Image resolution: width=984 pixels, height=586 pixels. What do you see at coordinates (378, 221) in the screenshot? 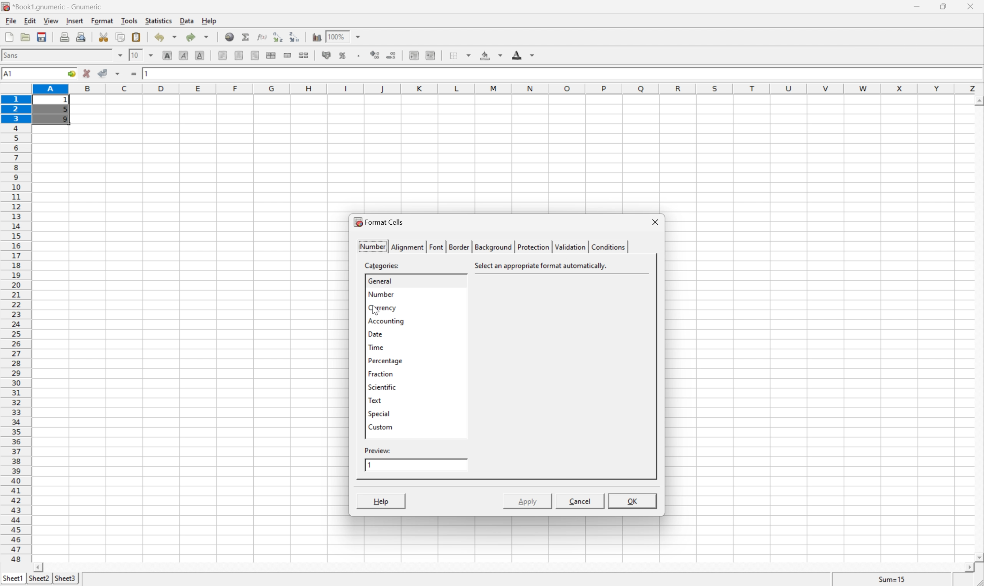
I see `format cells` at bounding box center [378, 221].